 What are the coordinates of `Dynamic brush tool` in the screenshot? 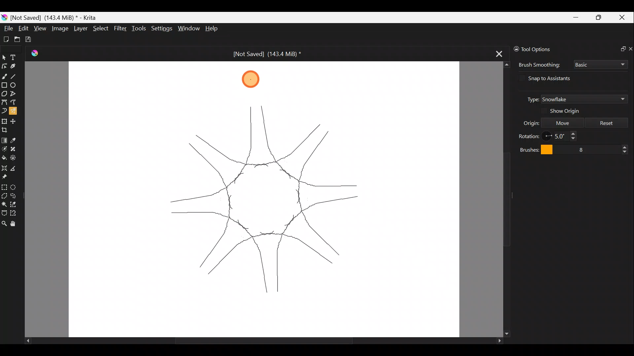 It's located at (4, 111).